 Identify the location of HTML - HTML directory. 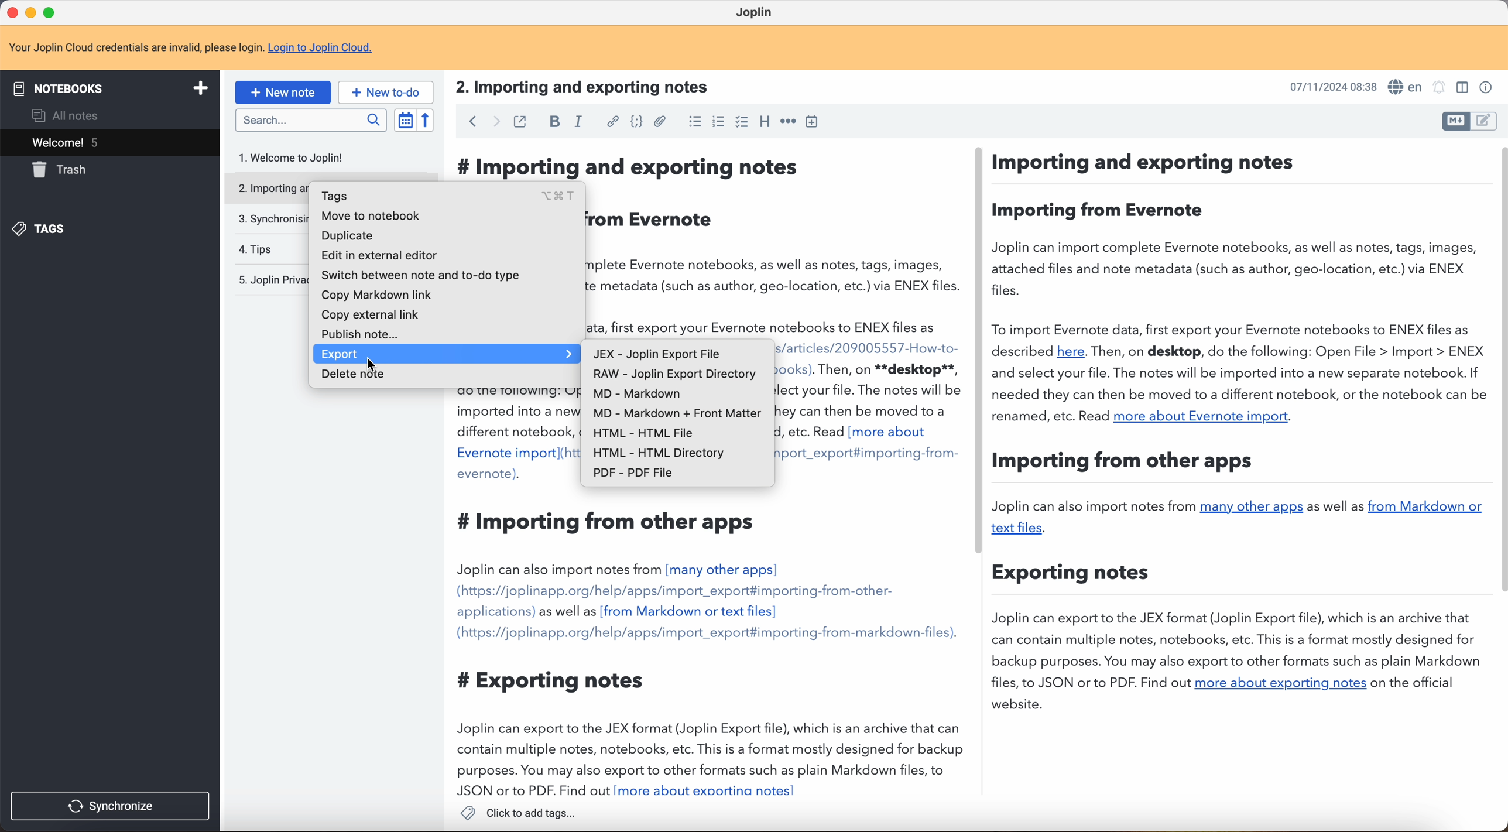
(656, 455).